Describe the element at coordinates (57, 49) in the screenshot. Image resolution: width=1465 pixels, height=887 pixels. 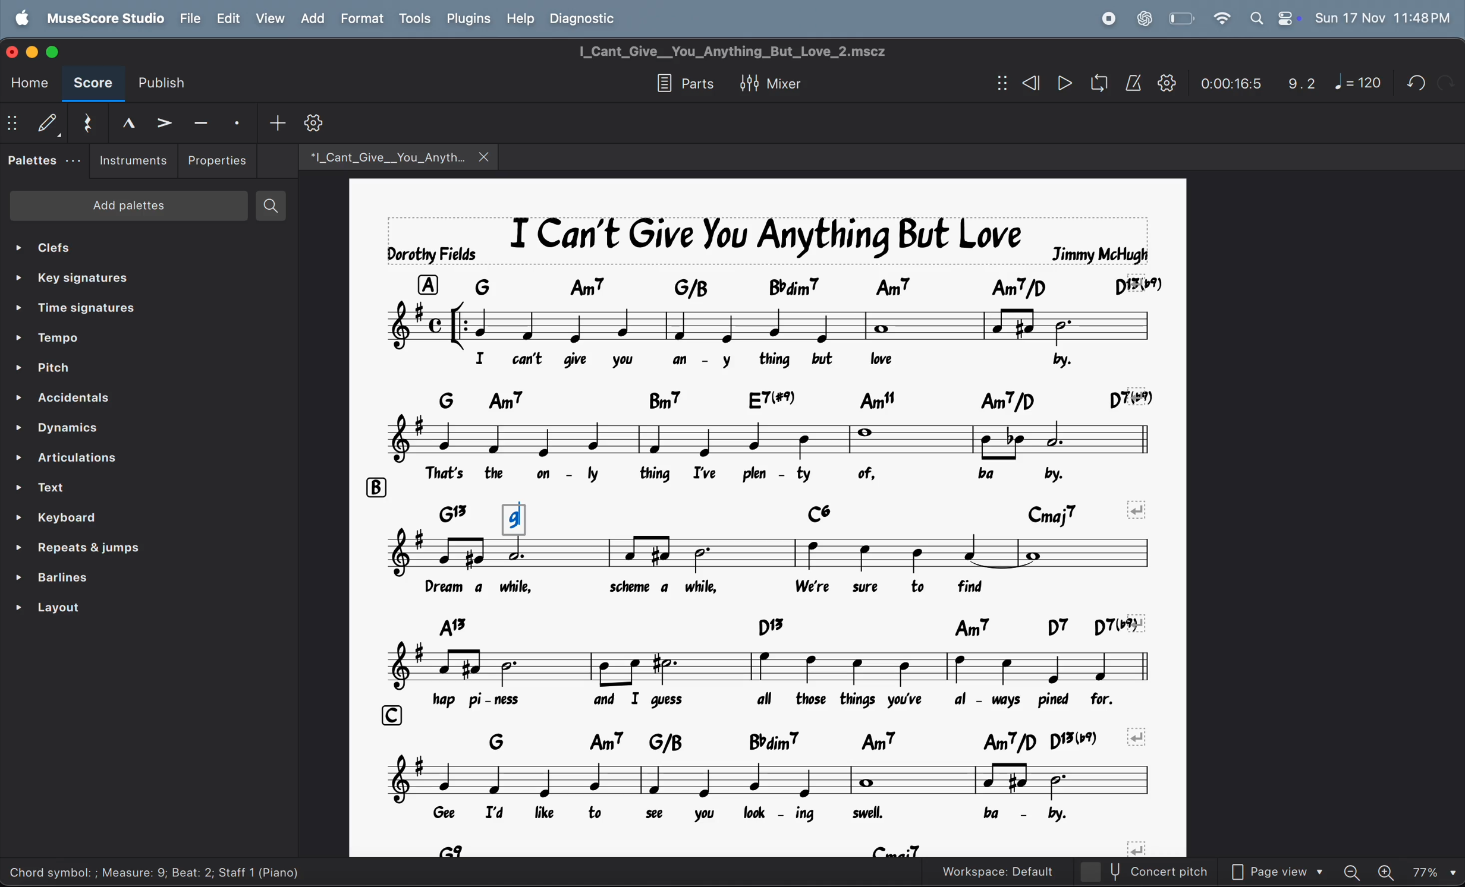
I see `maximize` at that location.